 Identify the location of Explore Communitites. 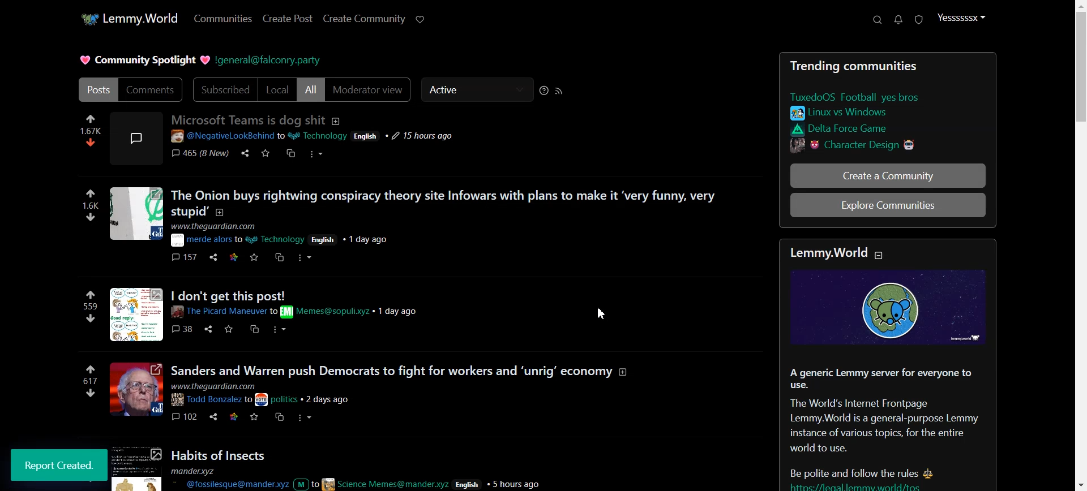
(888, 206).